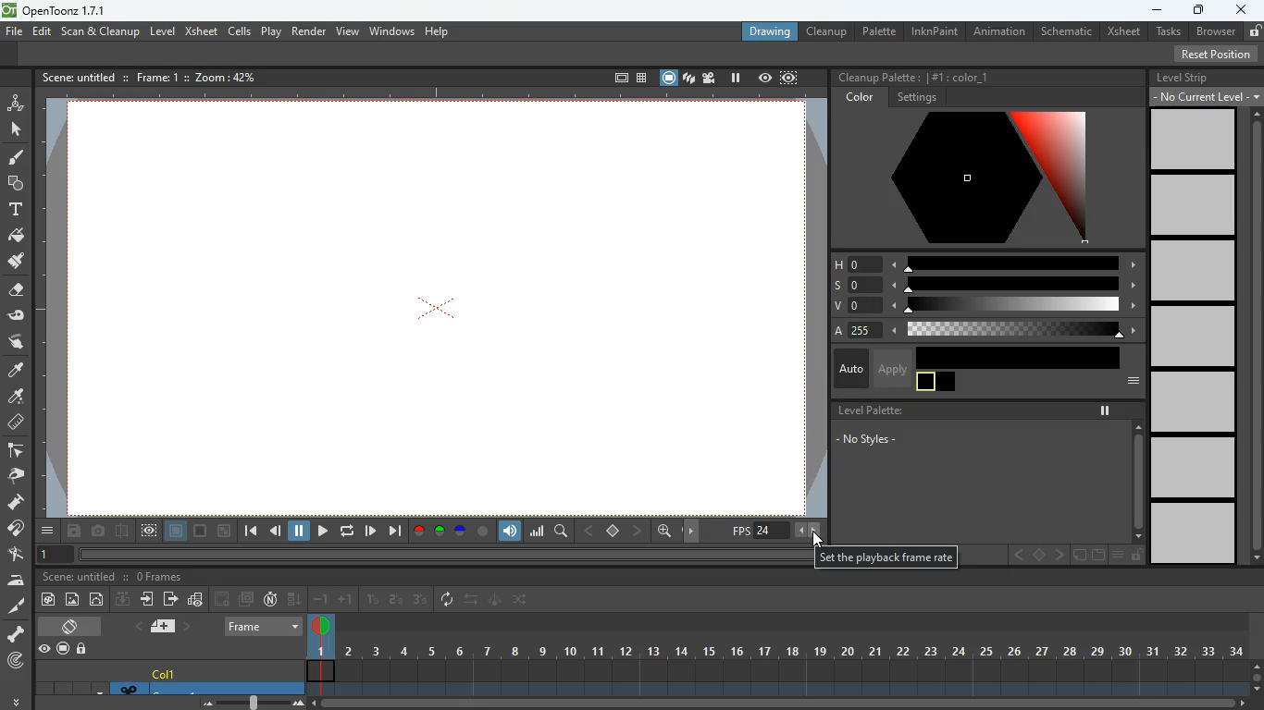  What do you see at coordinates (1170, 31) in the screenshot?
I see `tasks` at bounding box center [1170, 31].